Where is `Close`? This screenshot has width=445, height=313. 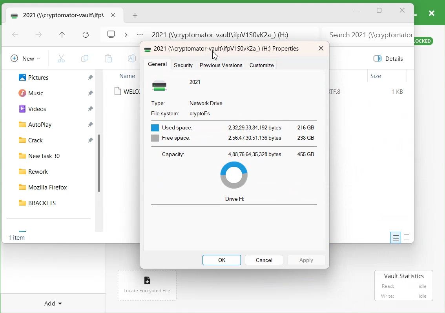
Close is located at coordinates (402, 11).